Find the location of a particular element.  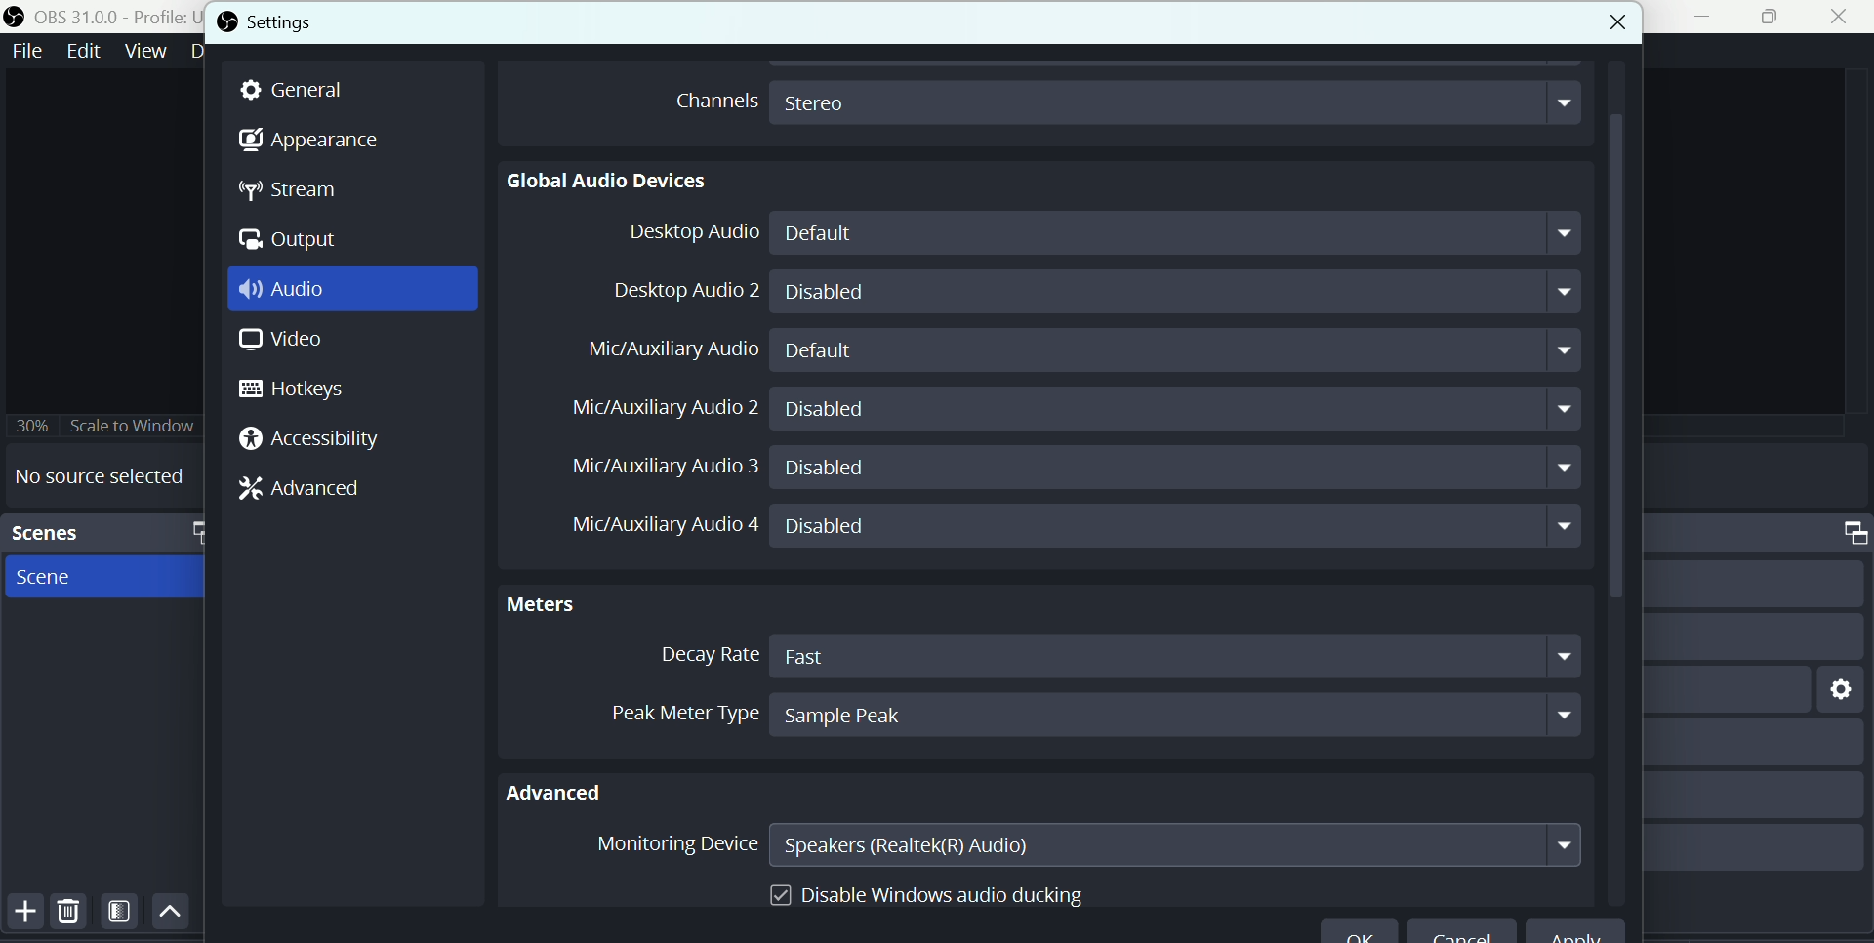

Meters is located at coordinates (556, 601).